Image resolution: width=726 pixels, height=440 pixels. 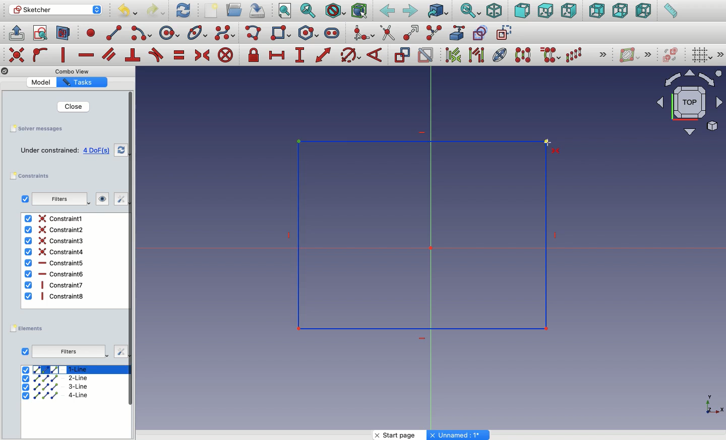 I want to click on refresh, so click(x=121, y=150).